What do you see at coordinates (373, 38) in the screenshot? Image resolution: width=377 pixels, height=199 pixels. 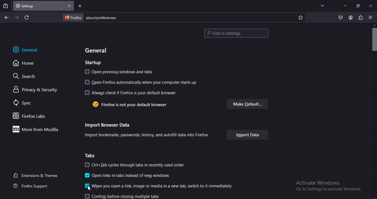 I see `scrollbar` at bounding box center [373, 38].